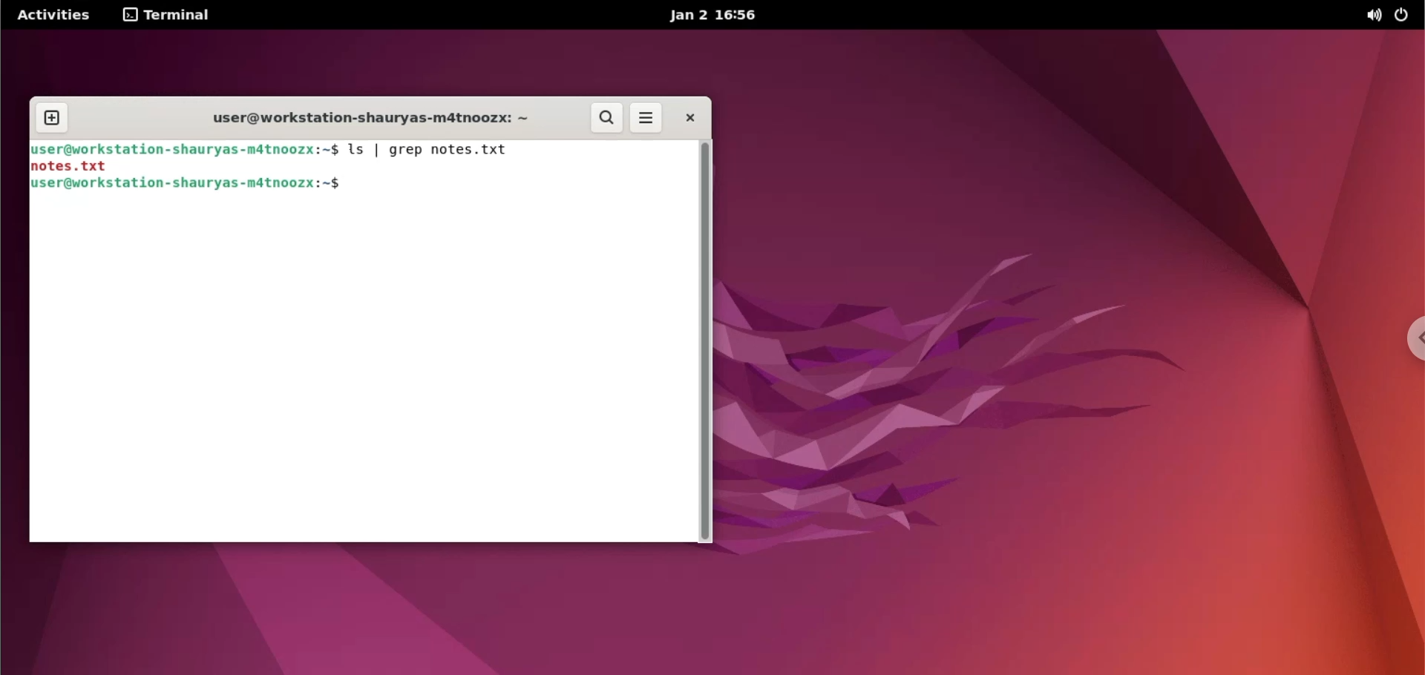 This screenshot has width=1425, height=675. I want to click on Activities, so click(62, 15).